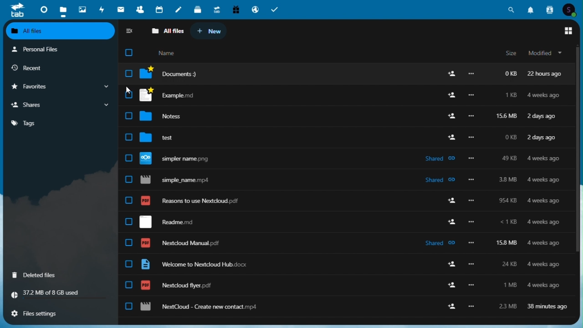  Describe the element at coordinates (166, 117) in the screenshot. I see `notess` at that location.